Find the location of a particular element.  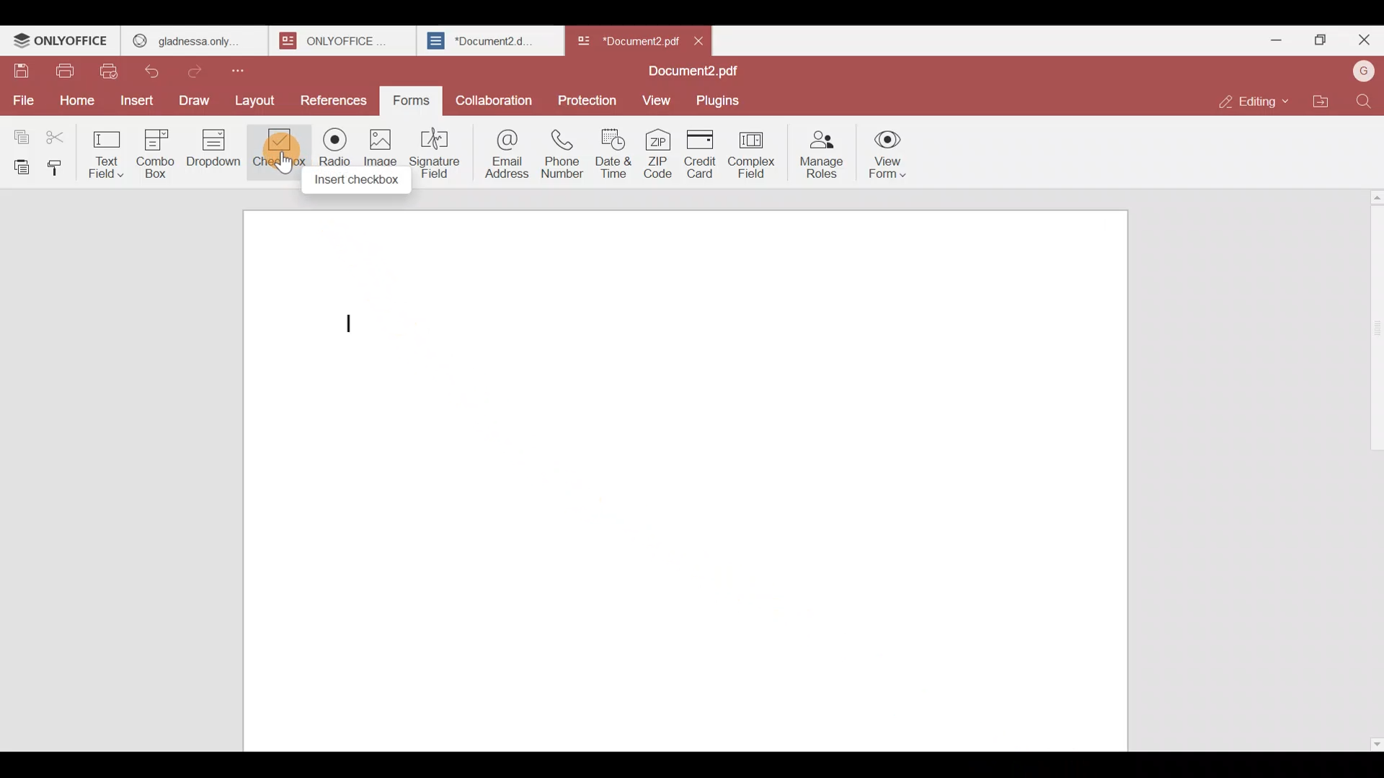

Protection is located at coordinates (588, 99).